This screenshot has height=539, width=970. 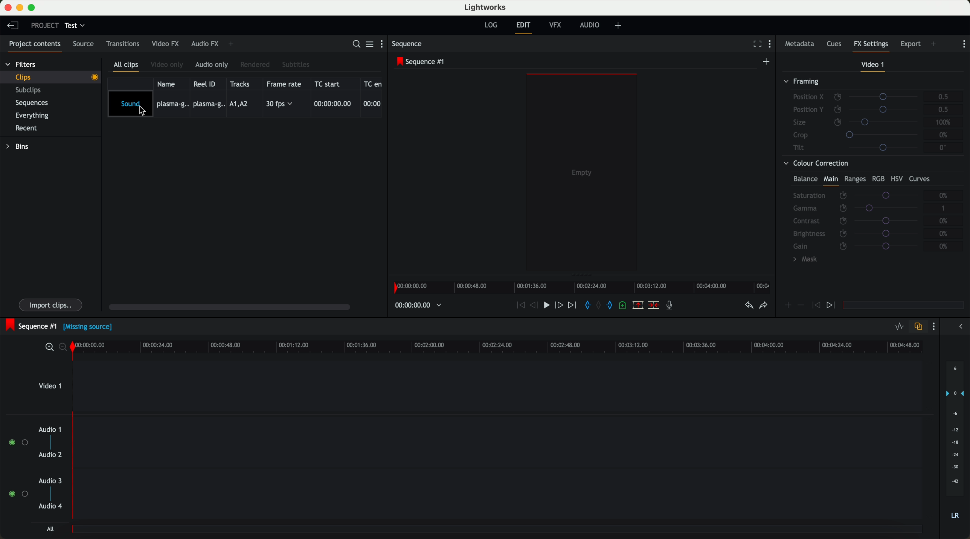 I want to click on jump to previous keyframe, so click(x=816, y=307).